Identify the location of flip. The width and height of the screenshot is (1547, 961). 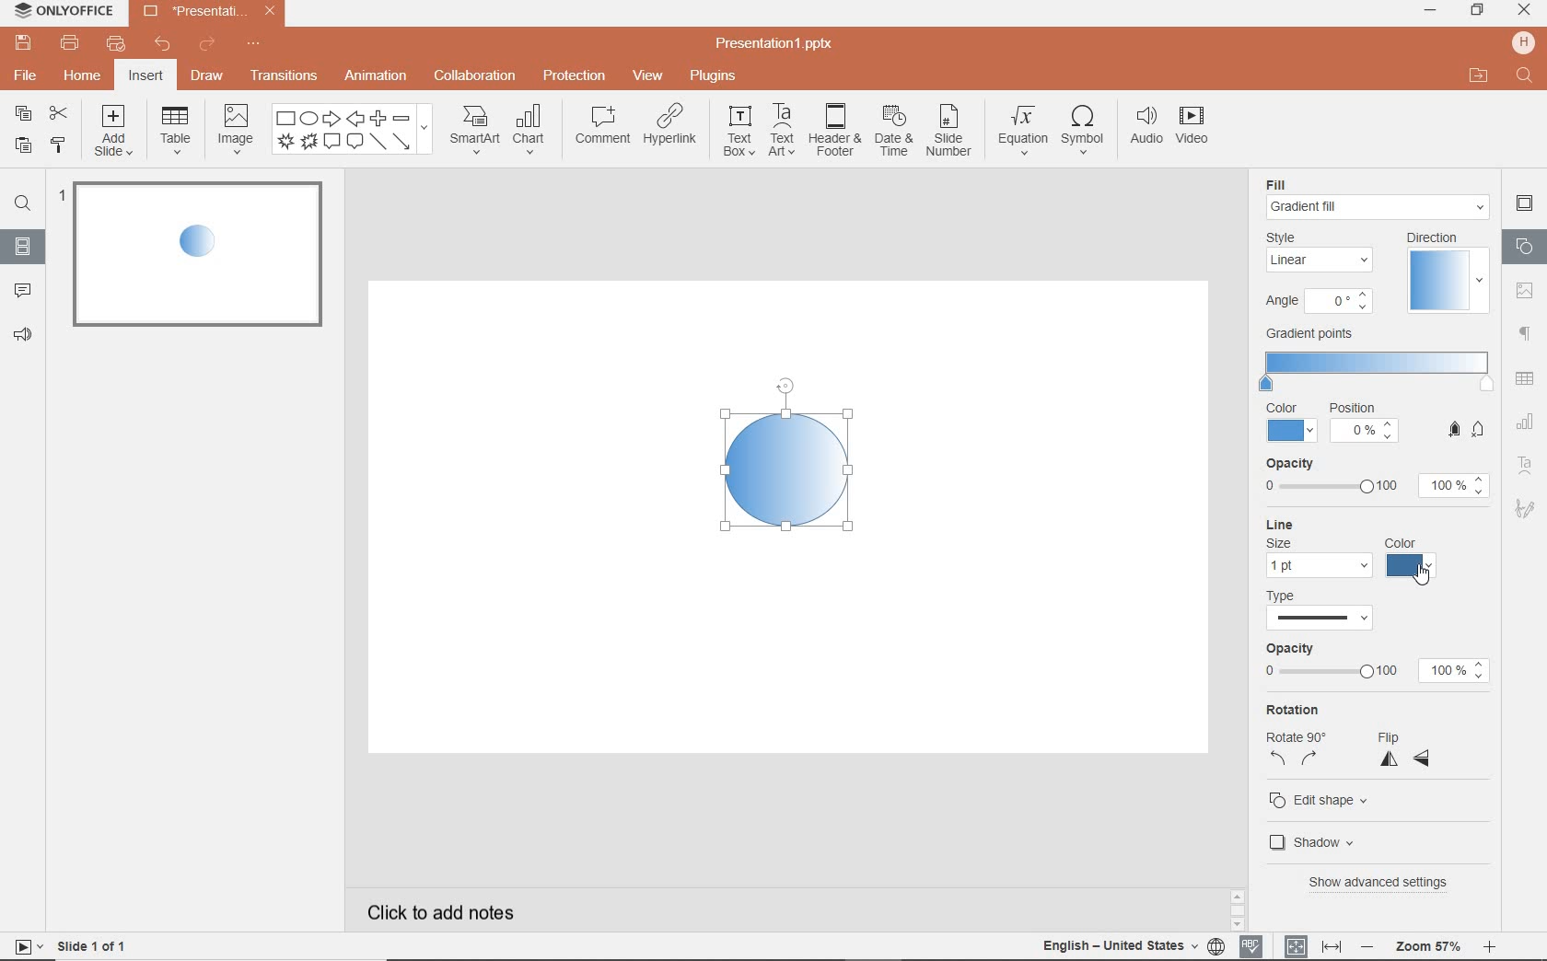
(1406, 735).